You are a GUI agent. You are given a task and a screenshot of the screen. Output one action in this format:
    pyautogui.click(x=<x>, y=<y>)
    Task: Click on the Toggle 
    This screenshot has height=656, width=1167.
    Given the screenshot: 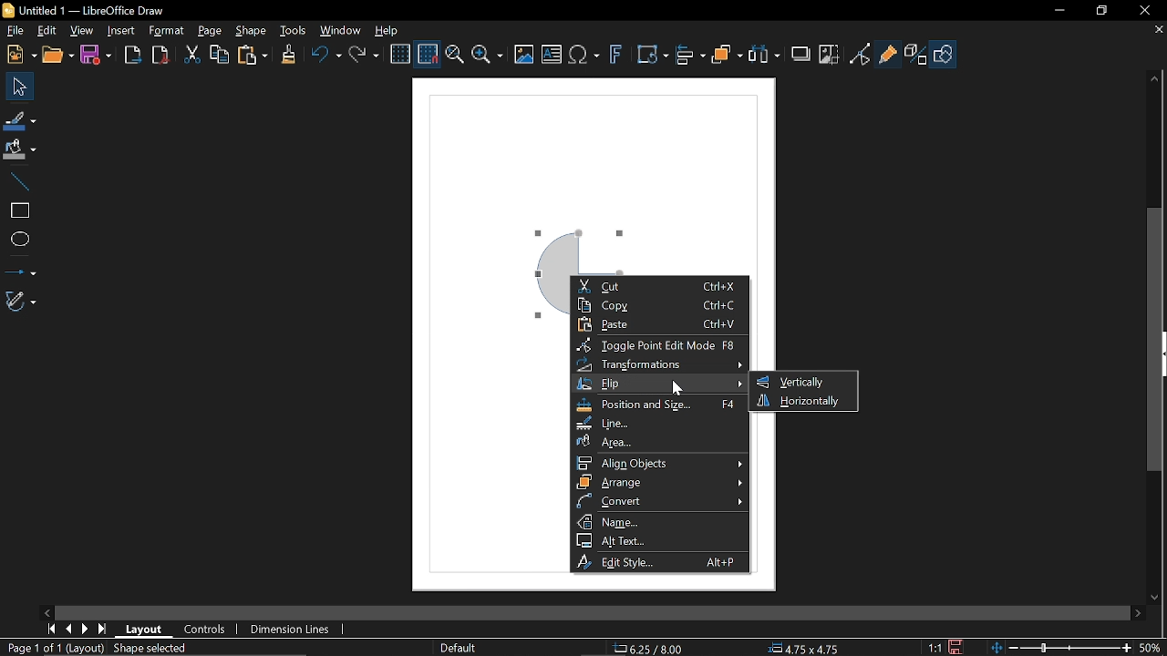 What is the action you would take?
    pyautogui.click(x=862, y=55)
    